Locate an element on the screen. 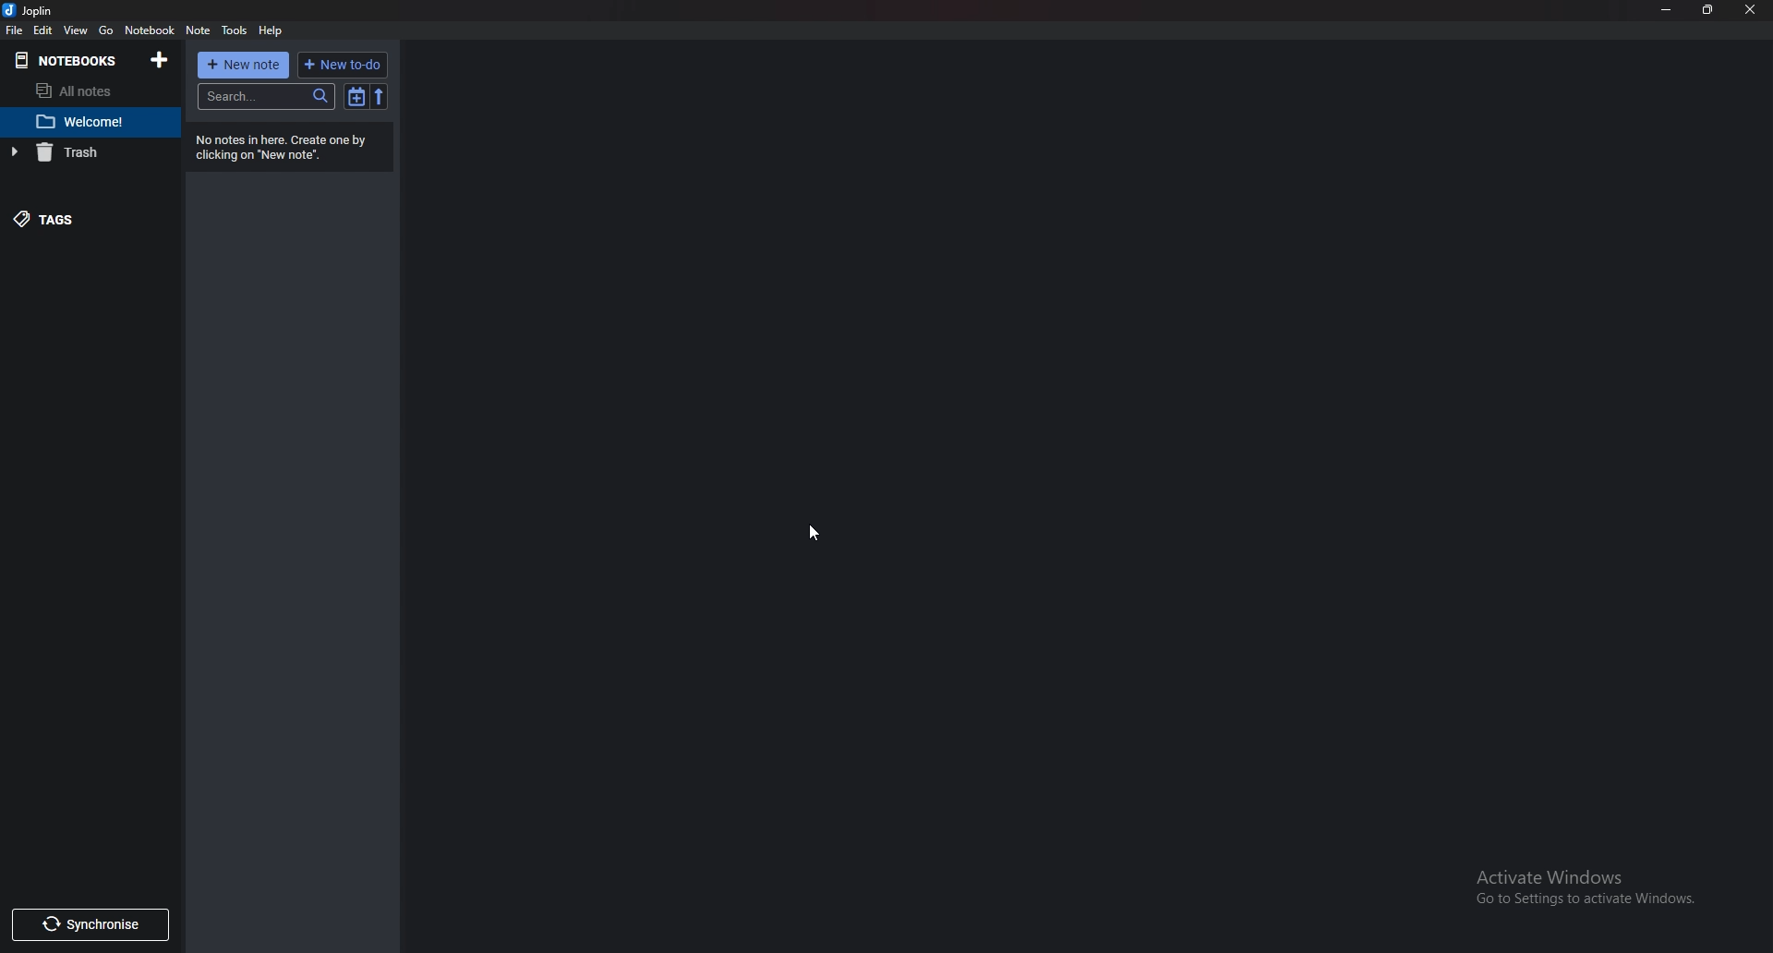 This screenshot has height=953, width=1773. note is located at coordinates (198, 31).